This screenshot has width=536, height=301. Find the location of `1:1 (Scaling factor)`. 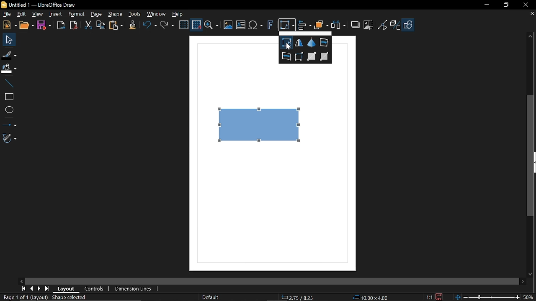

1:1 (Scaling factor) is located at coordinates (429, 297).